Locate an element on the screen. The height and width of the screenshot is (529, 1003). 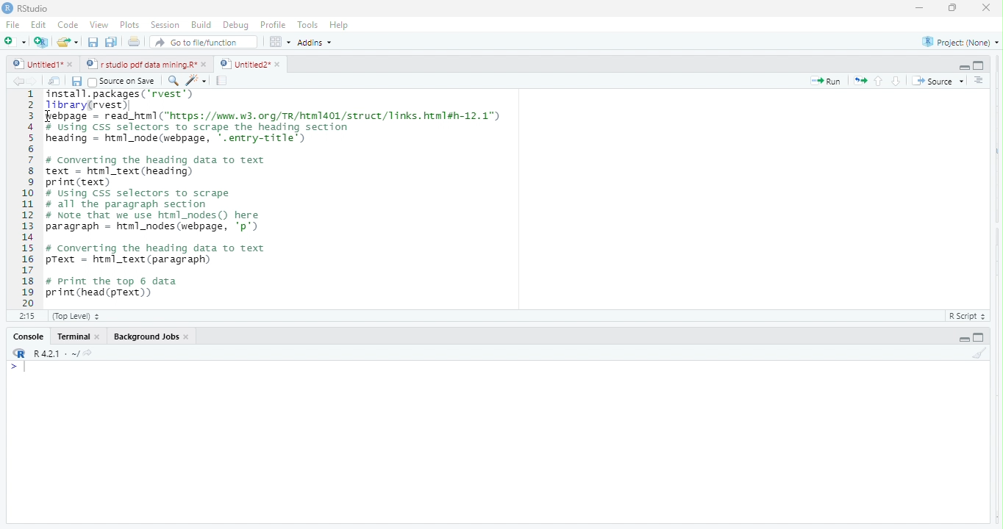
Tools is located at coordinates (309, 24).